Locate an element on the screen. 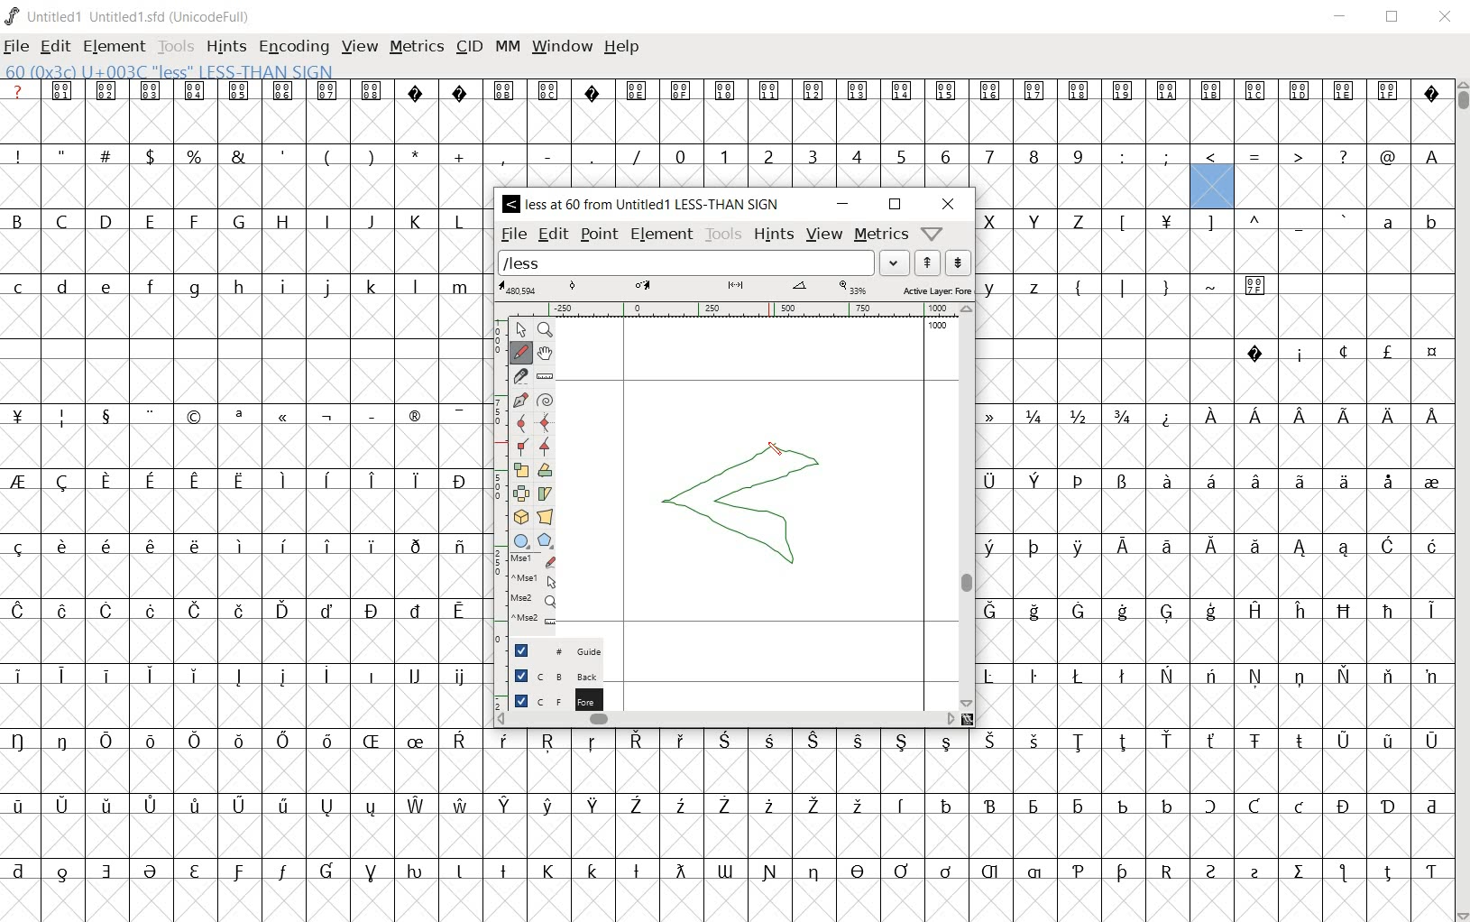  empty cells is located at coordinates (1214, 577).